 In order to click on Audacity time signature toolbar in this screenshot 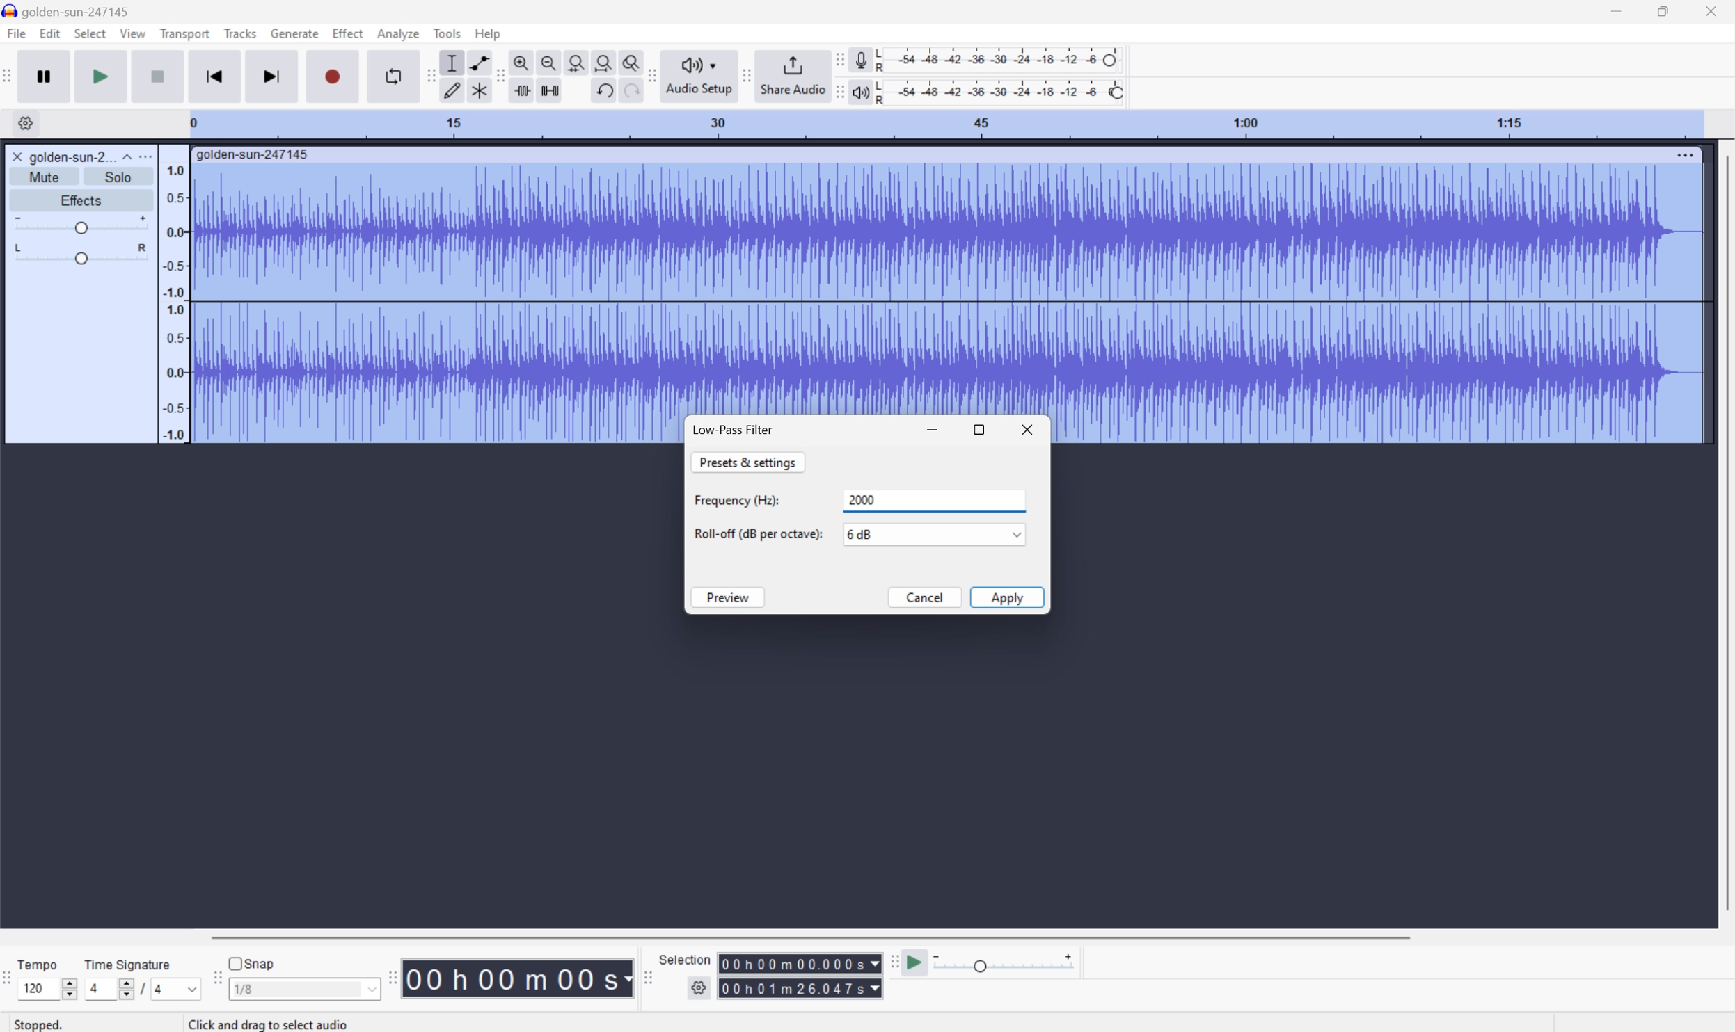, I will do `click(11, 985)`.